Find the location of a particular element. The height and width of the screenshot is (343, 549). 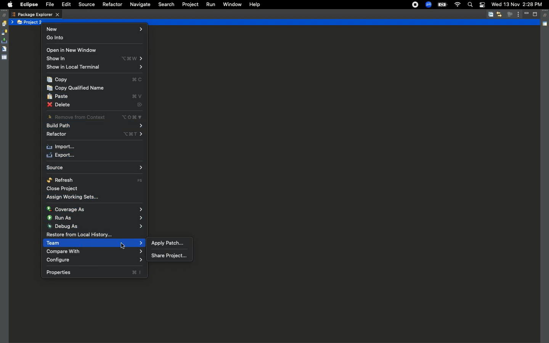

Source is located at coordinates (85, 5).